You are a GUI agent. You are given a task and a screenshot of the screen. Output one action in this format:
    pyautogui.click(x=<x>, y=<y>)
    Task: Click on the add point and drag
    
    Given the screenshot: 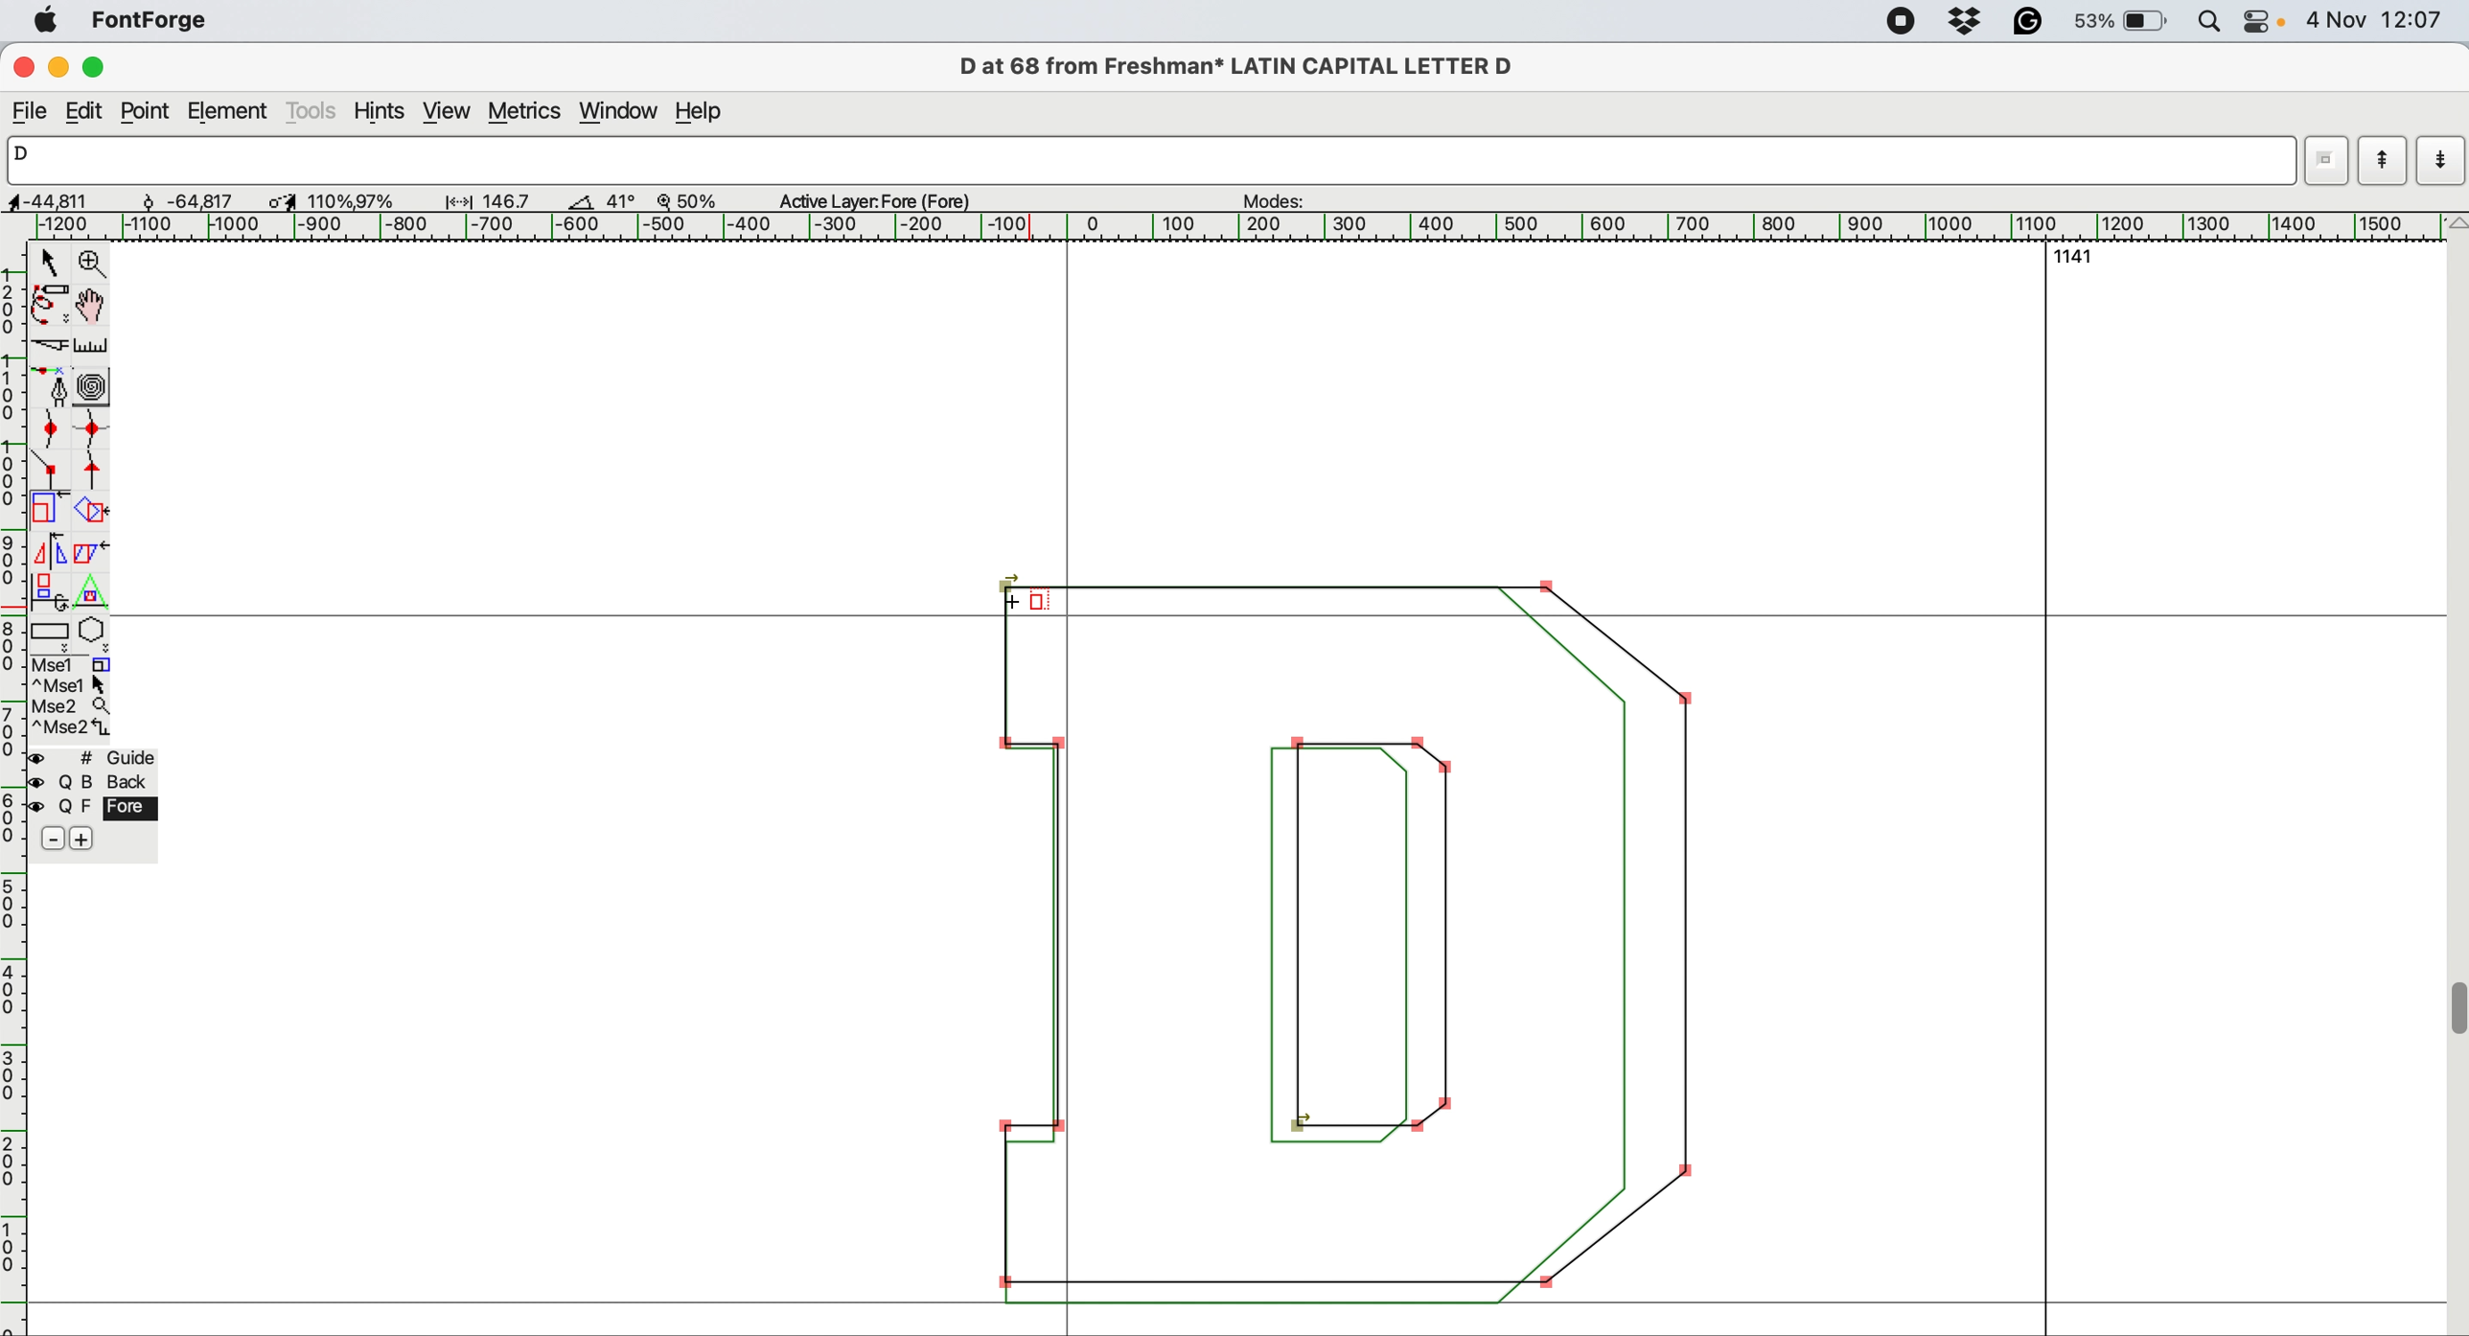 What is the action you would take?
    pyautogui.click(x=48, y=385)
    